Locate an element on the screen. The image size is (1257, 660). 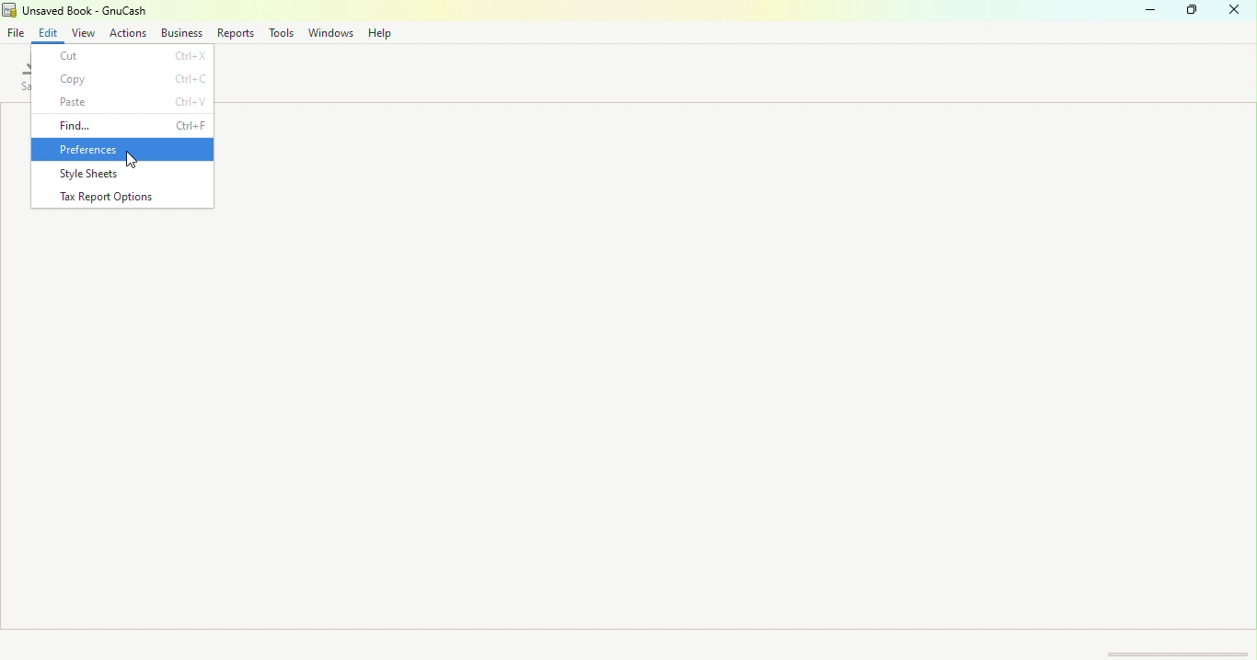
Copy is located at coordinates (122, 78).